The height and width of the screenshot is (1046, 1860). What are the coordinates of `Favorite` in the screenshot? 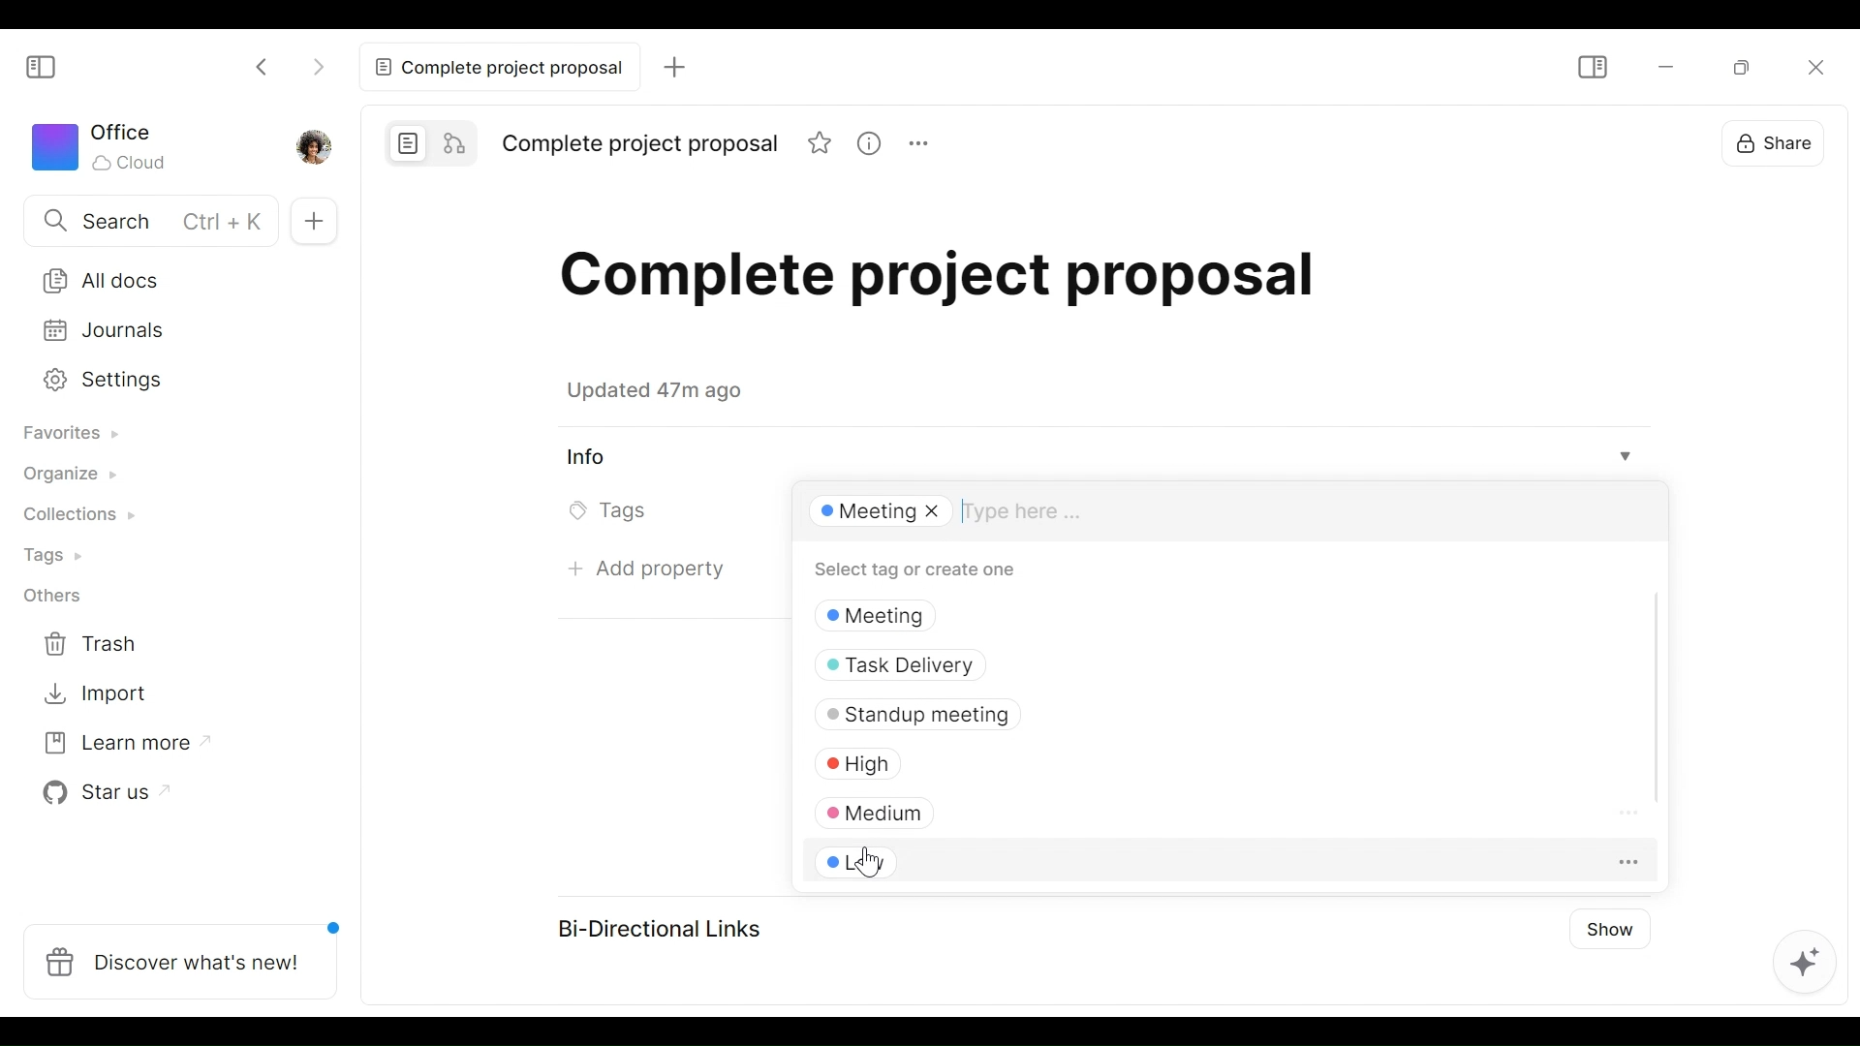 It's located at (821, 142).